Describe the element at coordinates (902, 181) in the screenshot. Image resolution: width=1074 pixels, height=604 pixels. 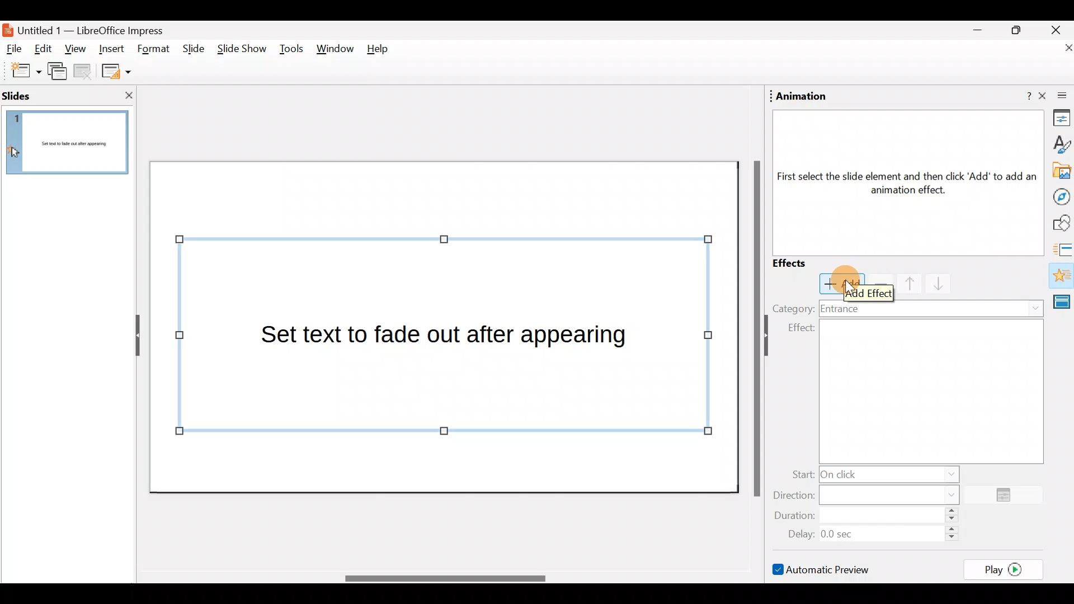
I see `Animation panel` at that location.